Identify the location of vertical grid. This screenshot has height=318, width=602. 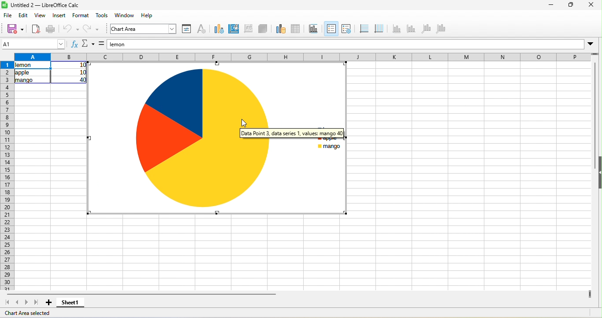
(381, 30).